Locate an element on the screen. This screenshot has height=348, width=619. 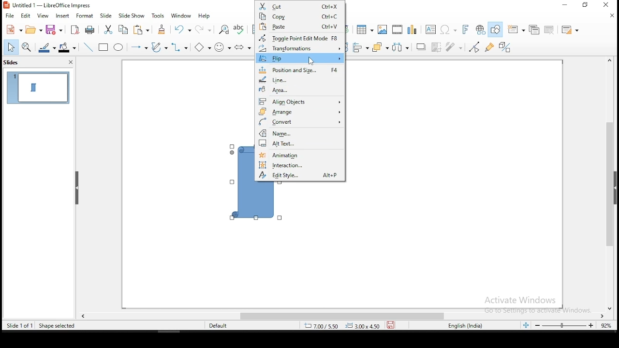
insert font work text is located at coordinates (466, 29).